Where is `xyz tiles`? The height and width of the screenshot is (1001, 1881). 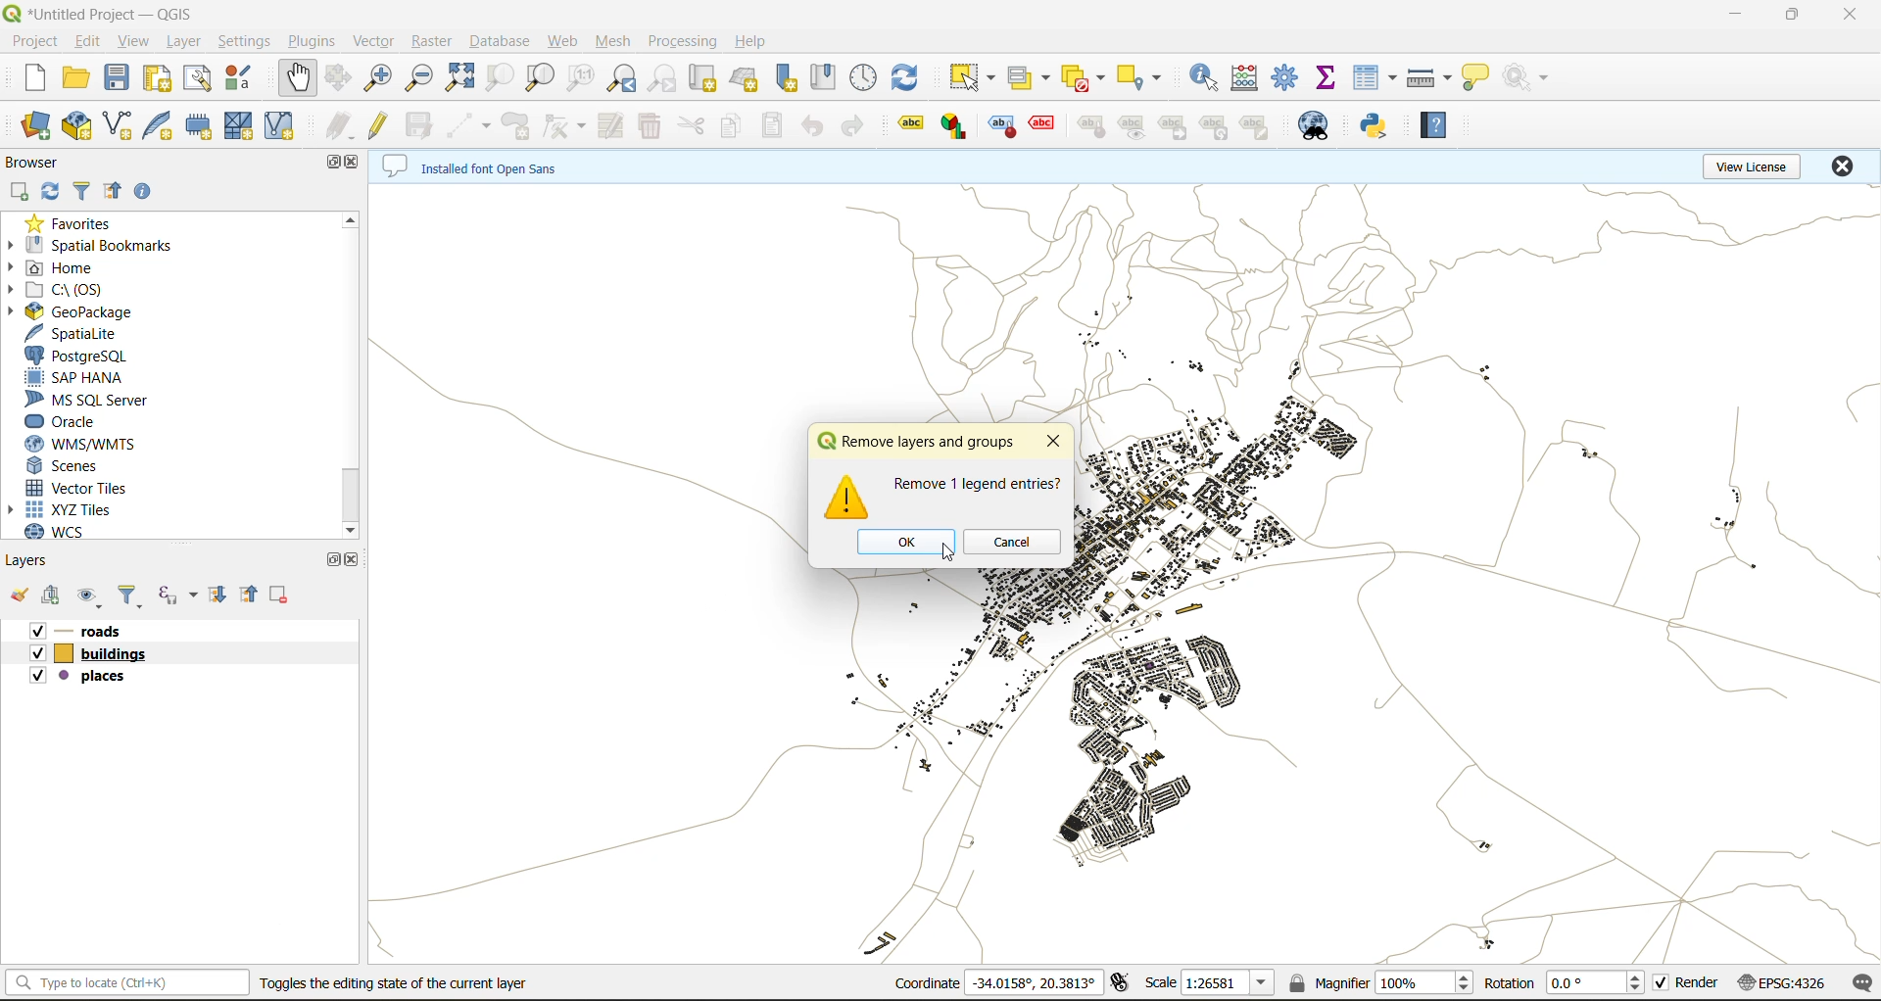
xyz tiles is located at coordinates (77, 505).